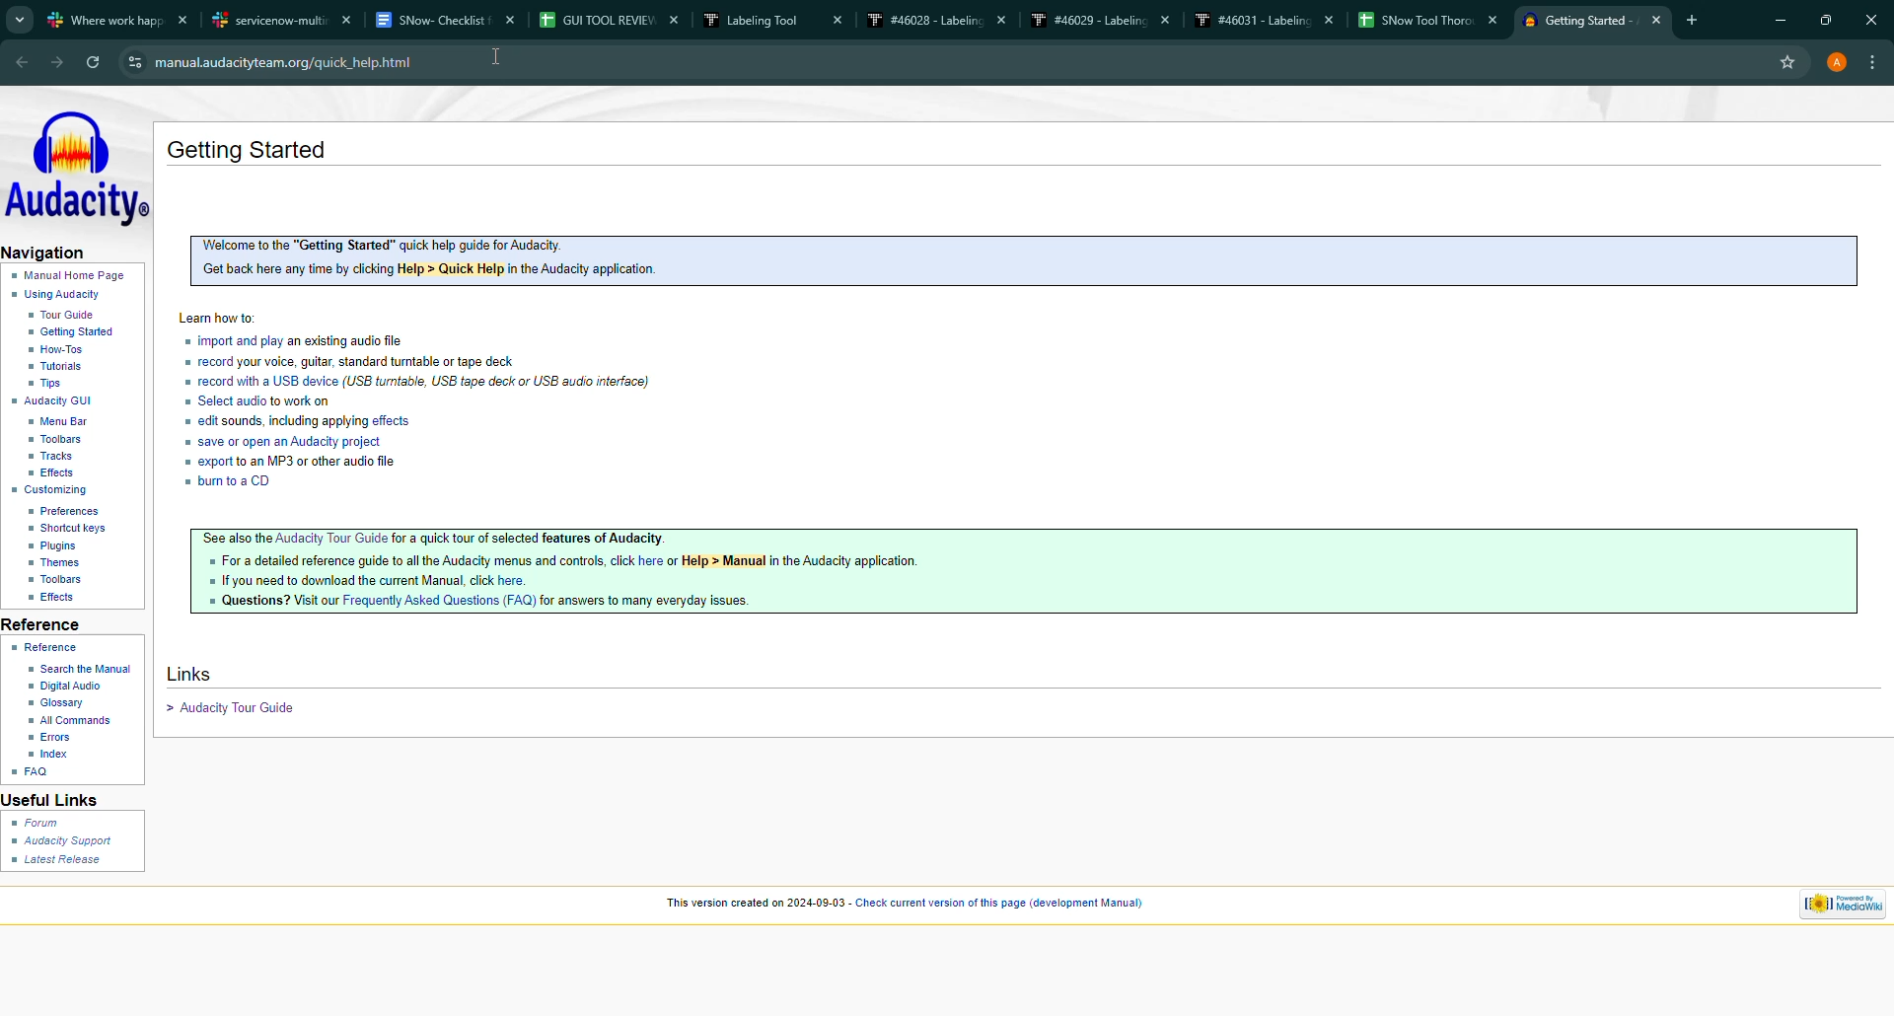 The image size is (1894, 1016). Describe the element at coordinates (72, 514) in the screenshot. I see `preference` at that location.